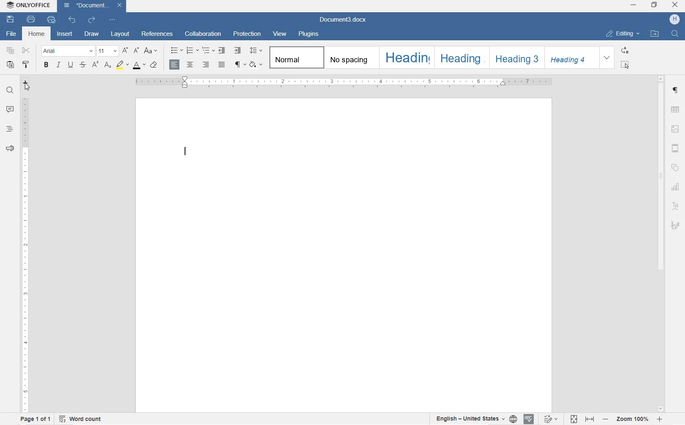  I want to click on OPEN FILE LOCATION, so click(655, 33).